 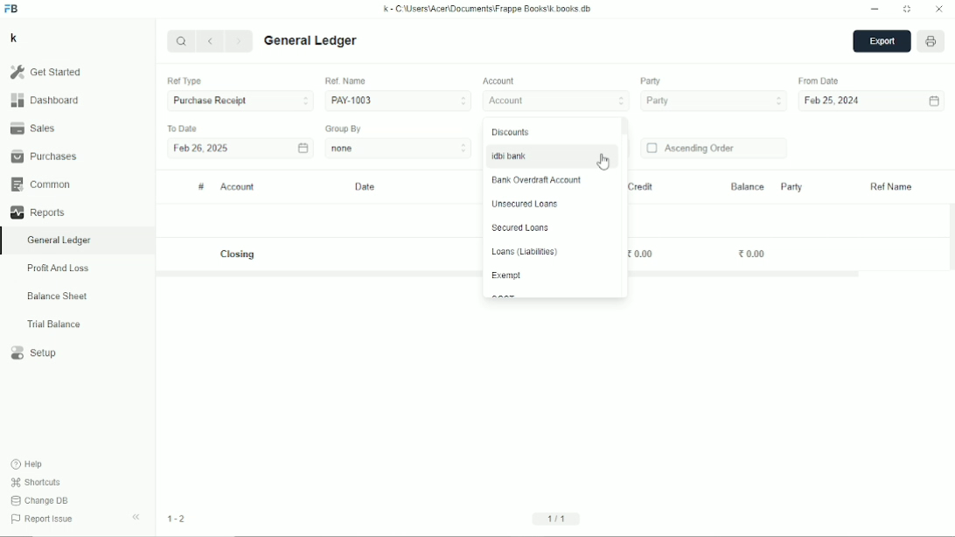 I want to click on 0.00, so click(x=752, y=253).